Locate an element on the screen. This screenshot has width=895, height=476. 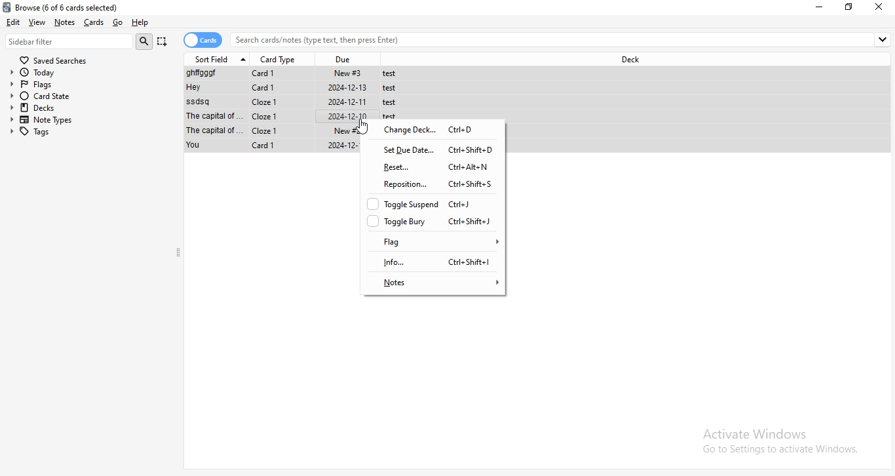
info is located at coordinates (434, 262).